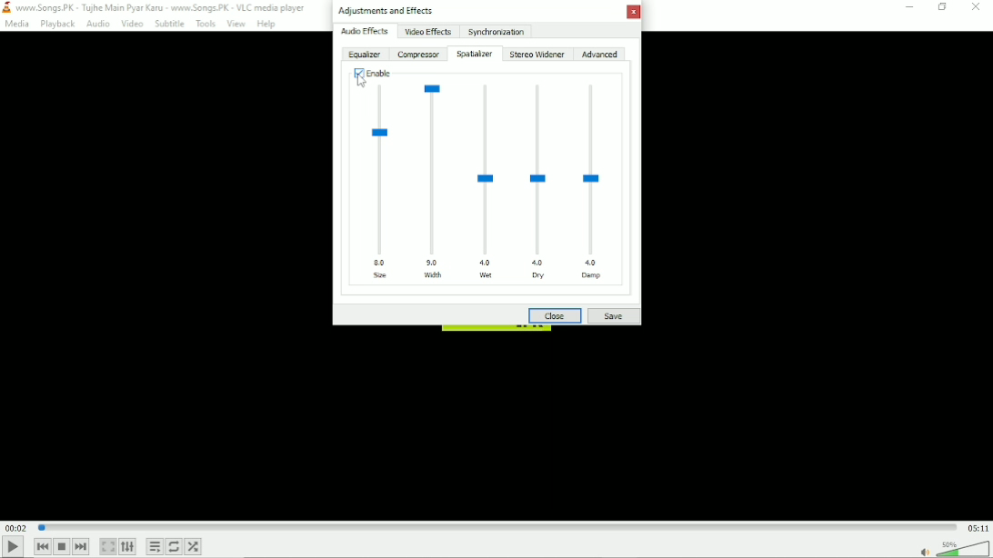 The height and width of the screenshot is (558, 993). I want to click on Wet, so click(486, 179).